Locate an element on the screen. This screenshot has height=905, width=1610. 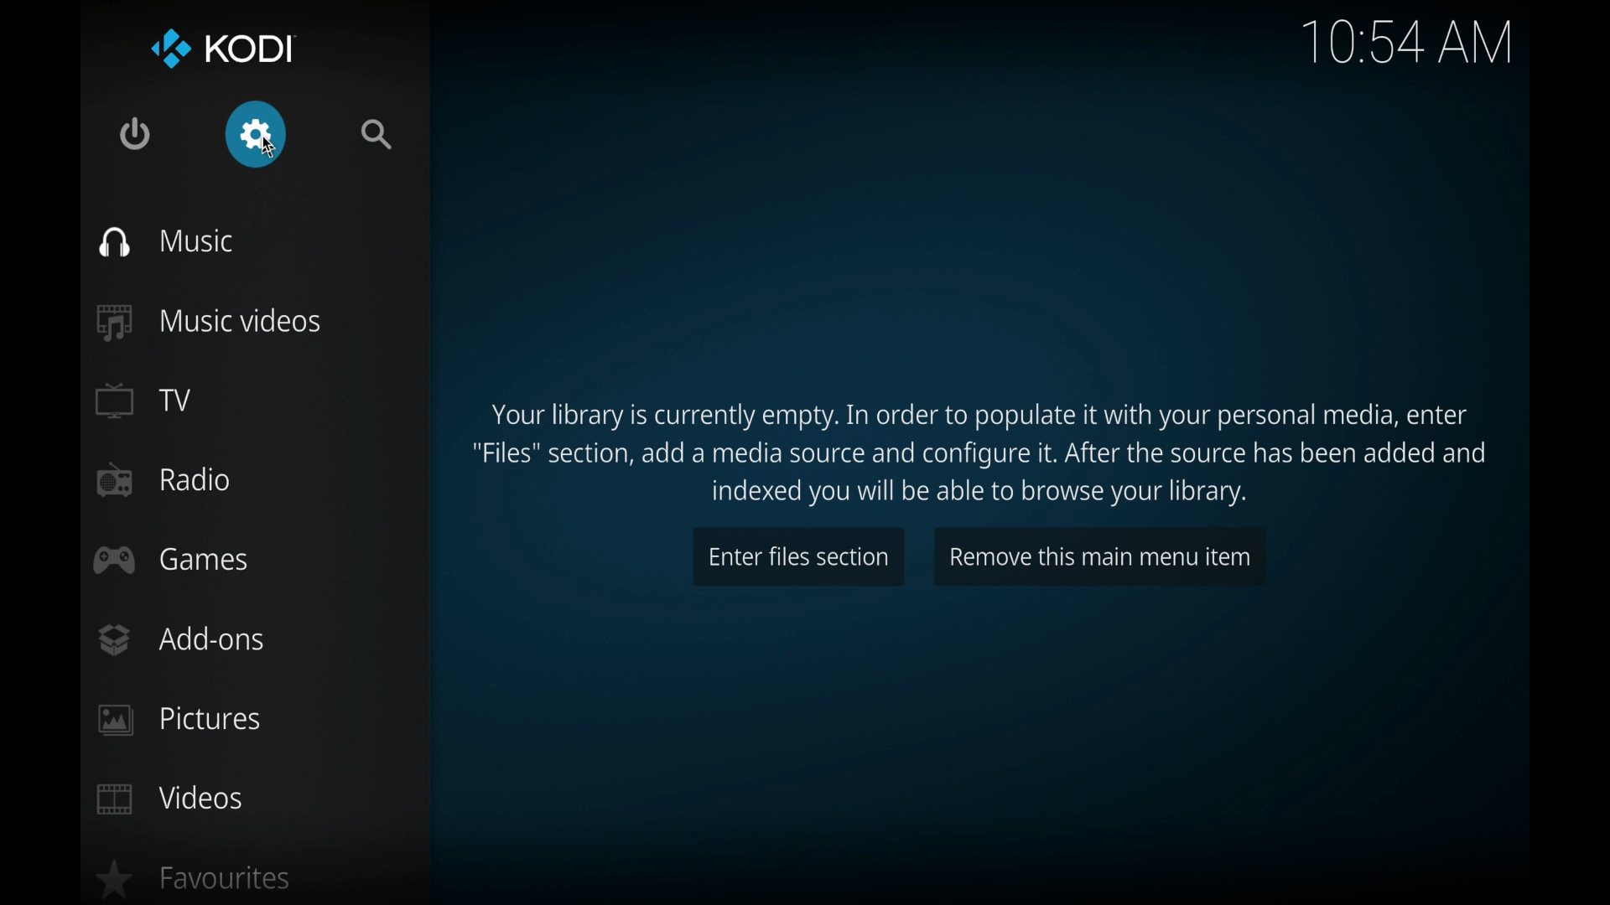
settings is located at coordinates (257, 136).